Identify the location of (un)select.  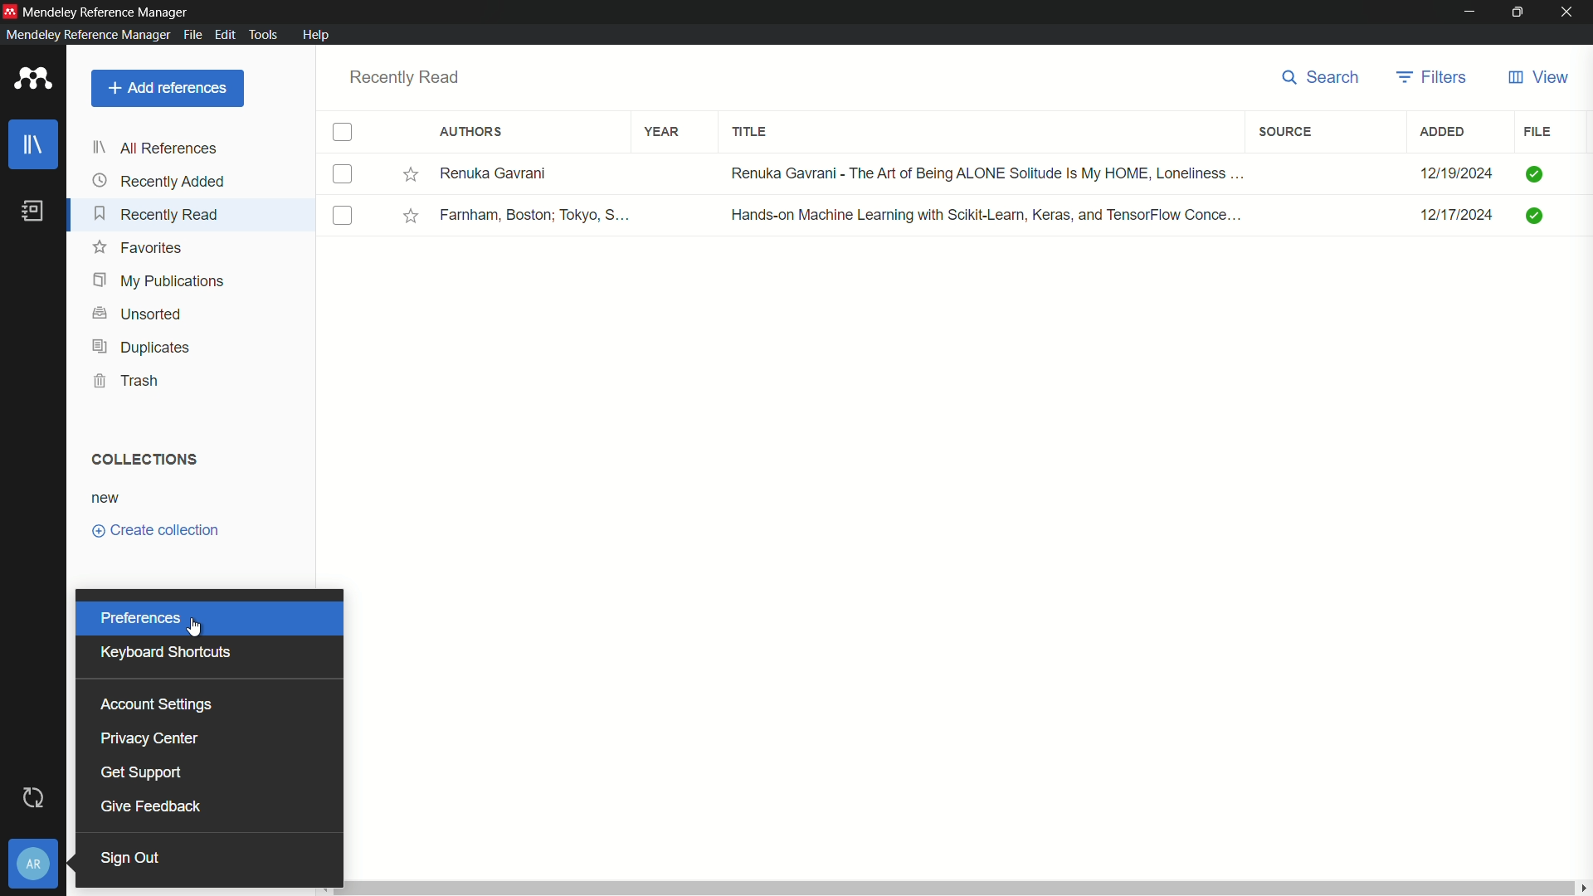
(341, 214).